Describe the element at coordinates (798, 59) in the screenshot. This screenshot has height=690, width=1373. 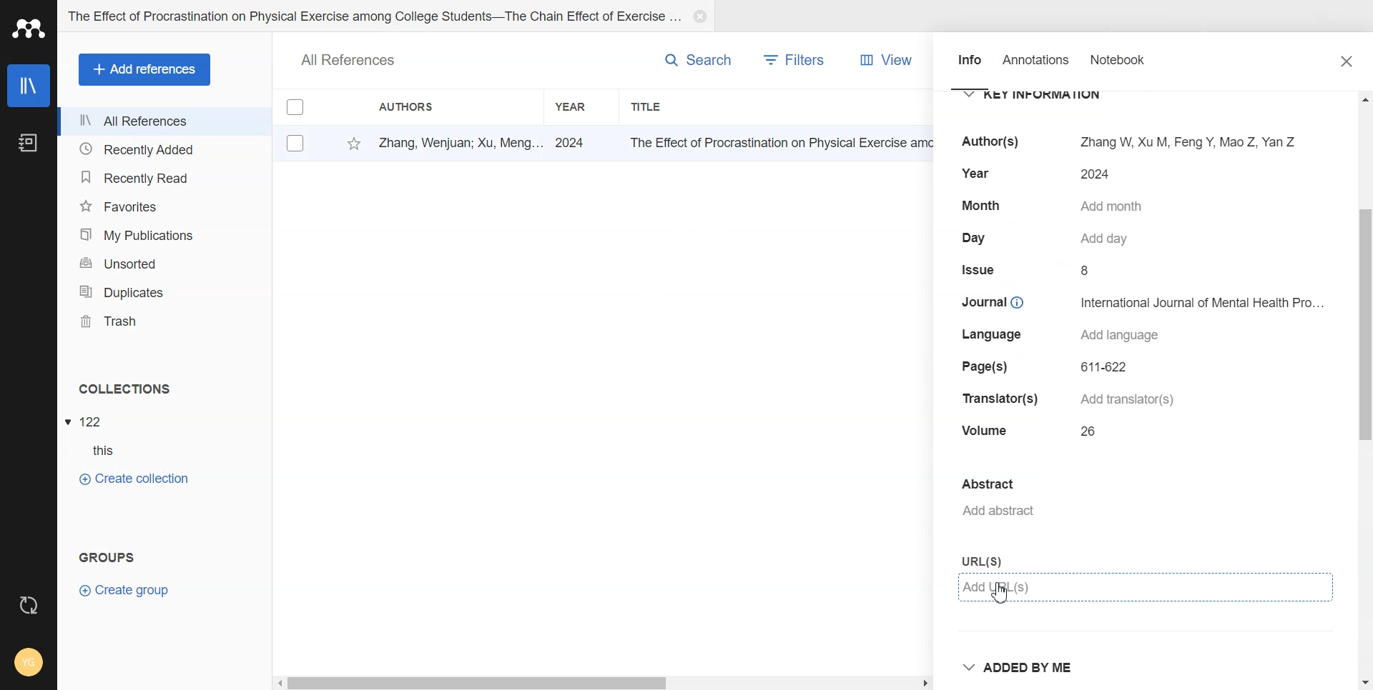
I see `Filters` at that location.